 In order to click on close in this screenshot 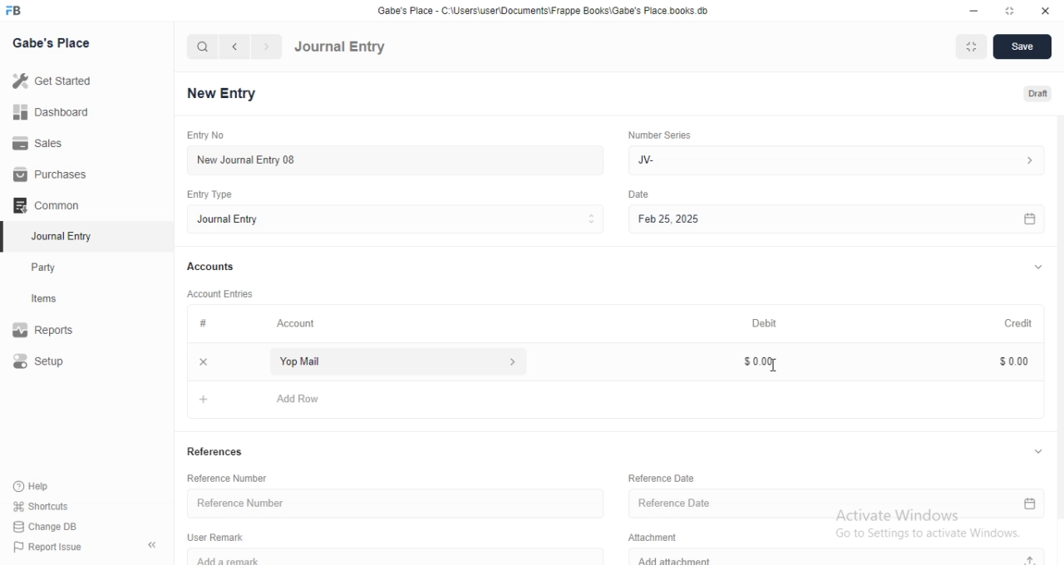, I will do `click(204, 361)`.